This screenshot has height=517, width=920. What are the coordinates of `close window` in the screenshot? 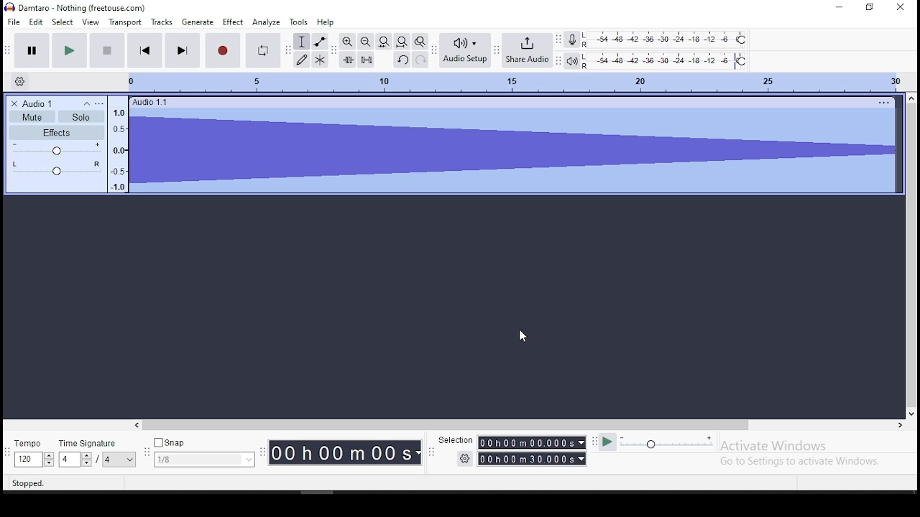 It's located at (901, 6).